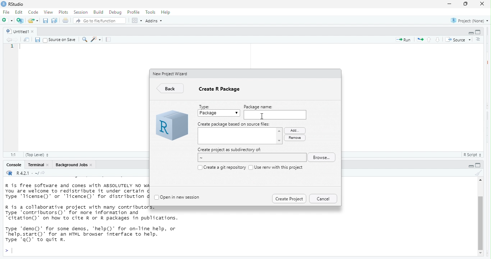 The height and width of the screenshot is (259, 491). I want to click on  Go to fie/function, so click(100, 21).